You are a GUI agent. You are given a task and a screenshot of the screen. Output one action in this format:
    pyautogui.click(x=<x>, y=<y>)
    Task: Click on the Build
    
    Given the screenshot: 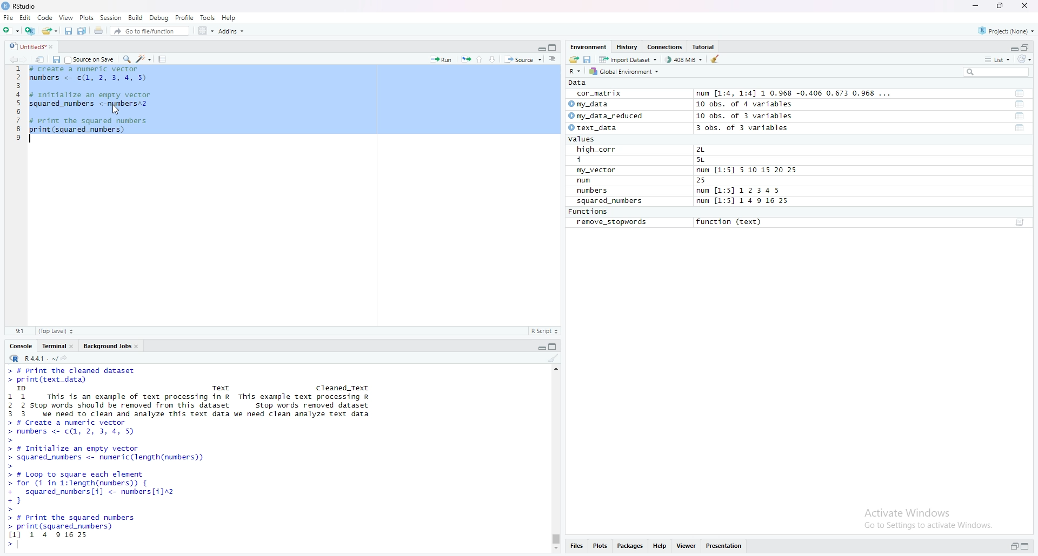 What is the action you would take?
    pyautogui.click(x=136, y=17)
    